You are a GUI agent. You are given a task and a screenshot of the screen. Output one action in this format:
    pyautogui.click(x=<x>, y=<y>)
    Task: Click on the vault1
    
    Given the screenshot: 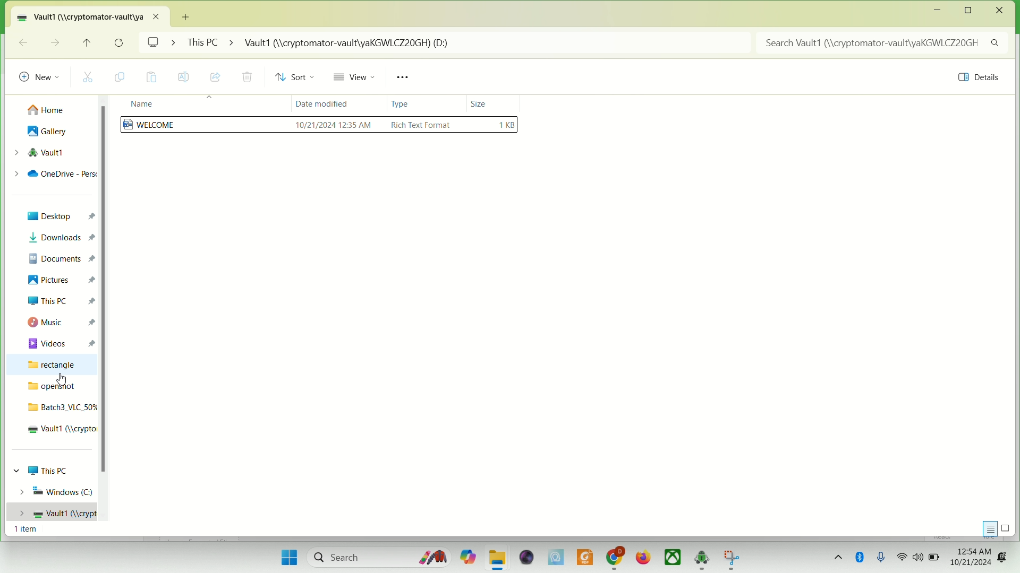 What is the action you would take?
    pyautogui.click(x=38, y=152)
    